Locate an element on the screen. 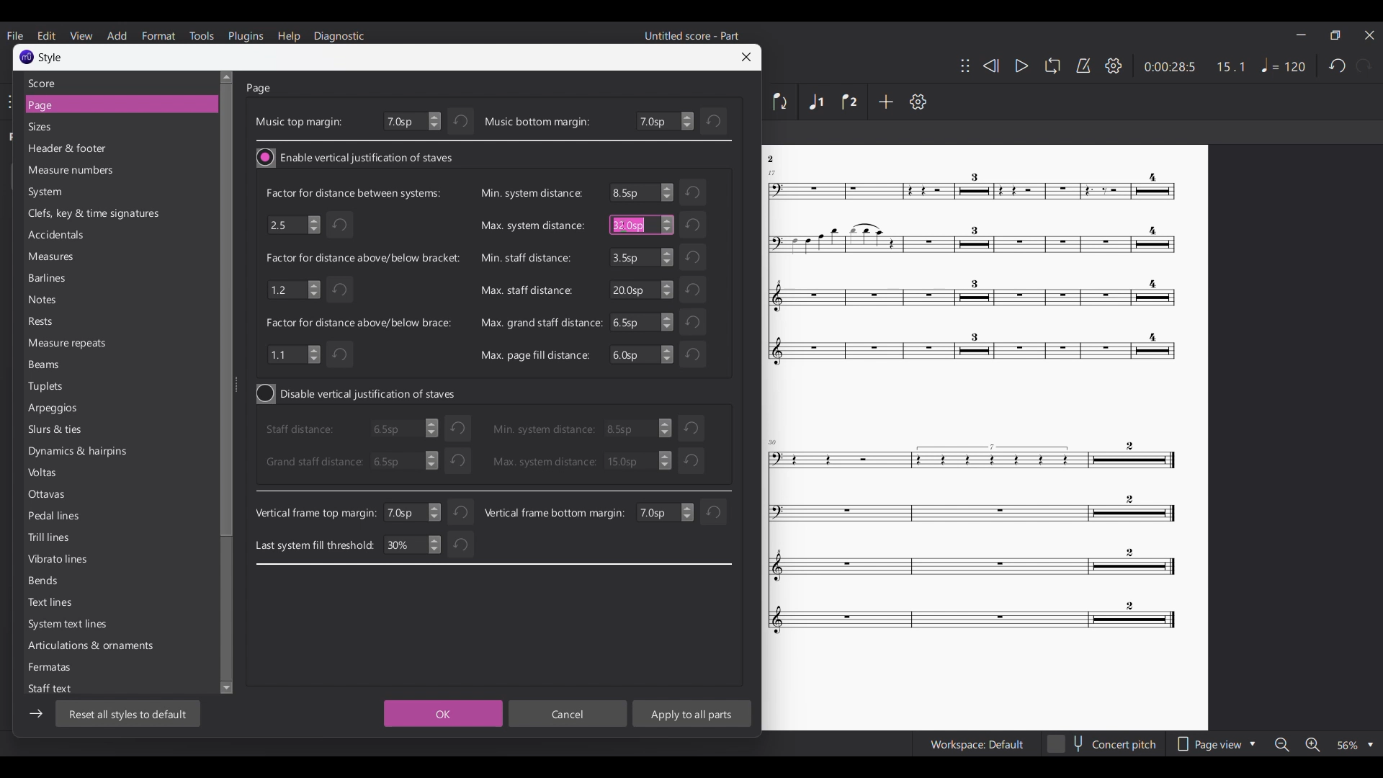 The width and height of the screenshot is (1383, 778). Measure repeats is located at coordinates (71, 343).